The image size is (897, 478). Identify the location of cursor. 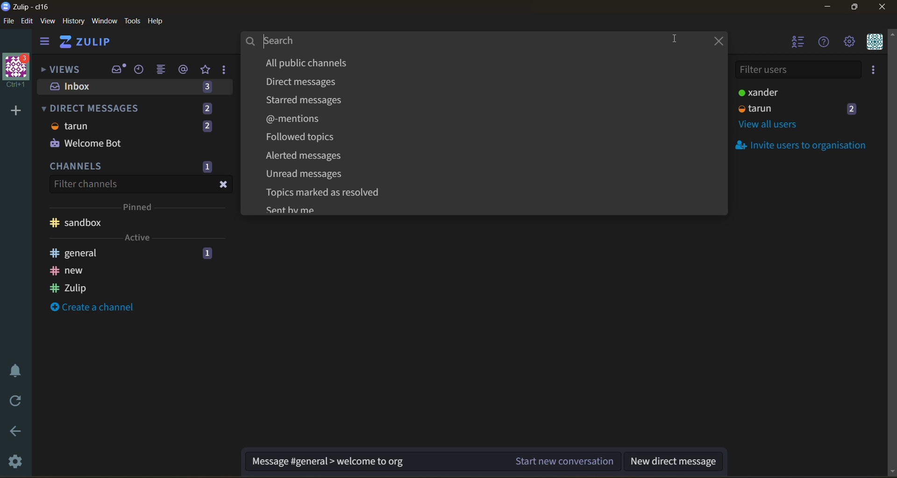
(662, 37).